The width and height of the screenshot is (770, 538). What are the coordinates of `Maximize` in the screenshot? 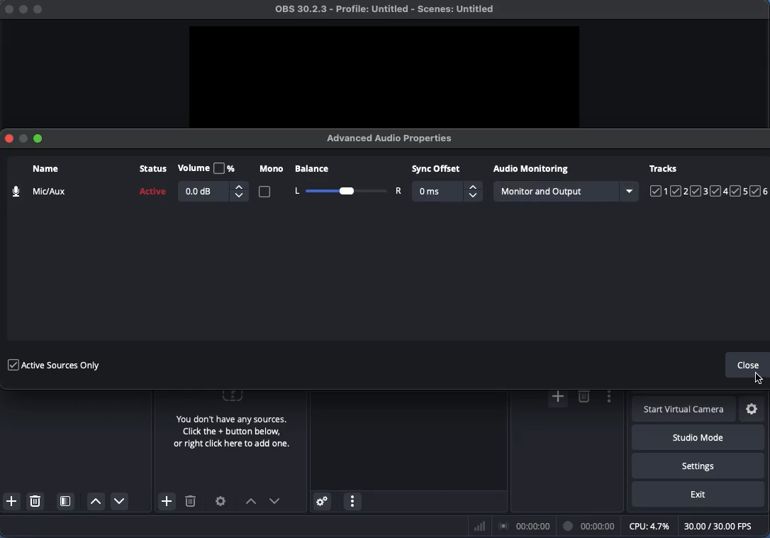 It's located at (40, 138).